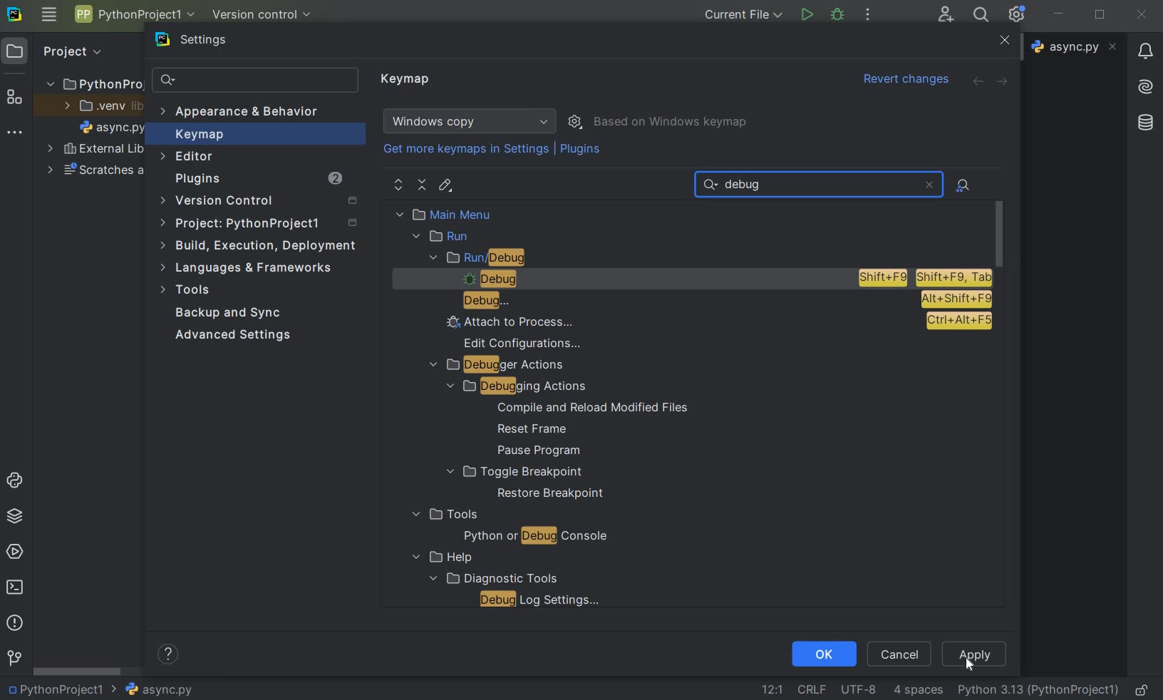 Image resolution: width=1163 pixels, height=700 pixels. Describe the element at coordinates (918, 690) in the screenshot. I see `indent` at that location.